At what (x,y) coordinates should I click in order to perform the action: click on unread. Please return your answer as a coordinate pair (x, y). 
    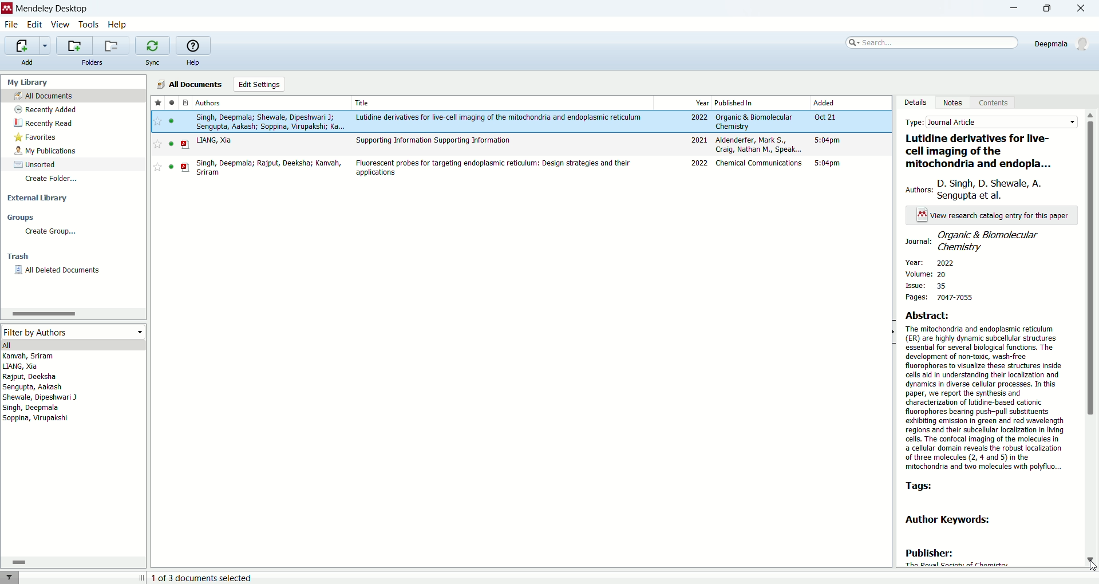
    Looking at the image, I should click on (171, 167).